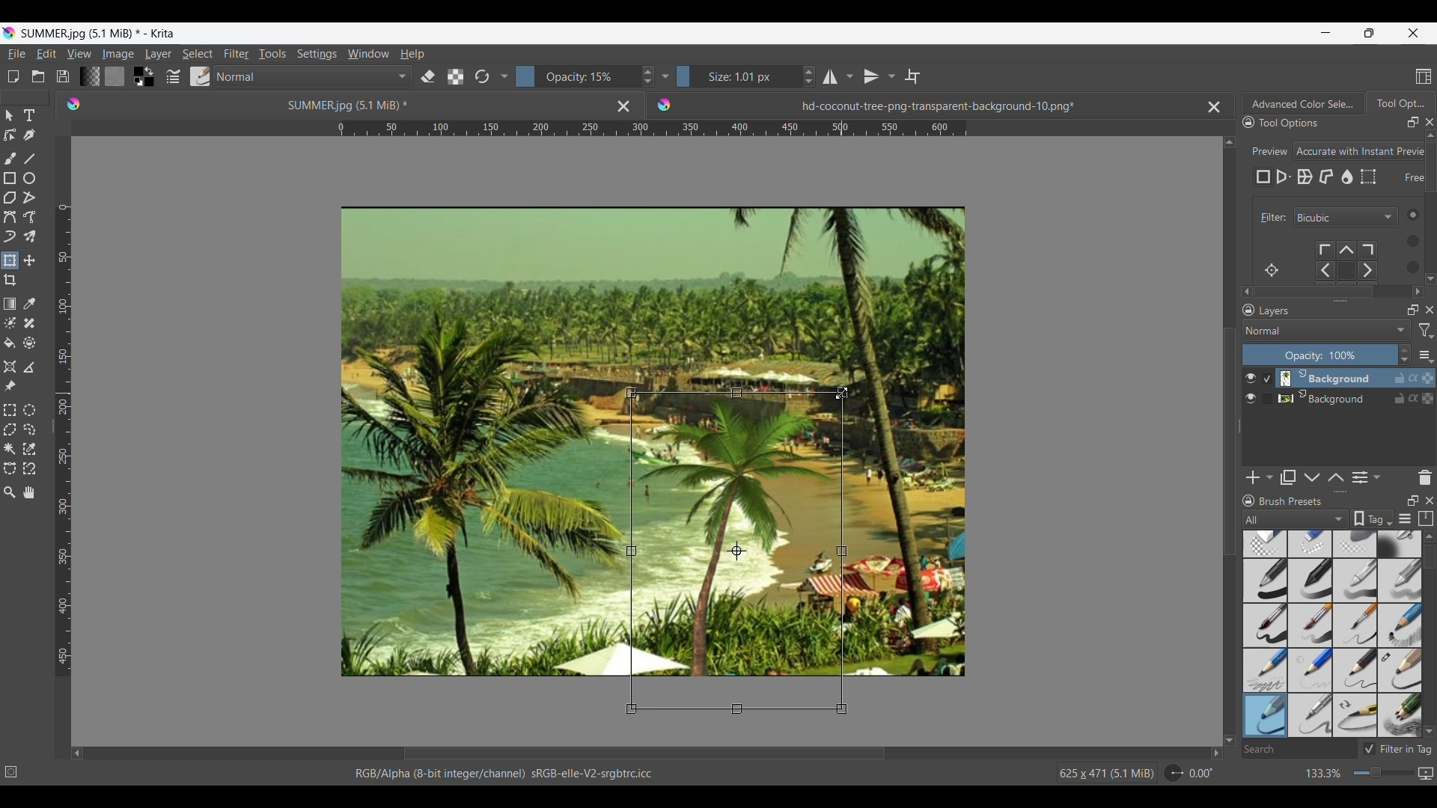 The height and width of the screenshot is (808, 1437). What do you see at coordinates (1430, 310) in the screenshot?
I see `Close layers panel` at bounding box center [1430, 310].